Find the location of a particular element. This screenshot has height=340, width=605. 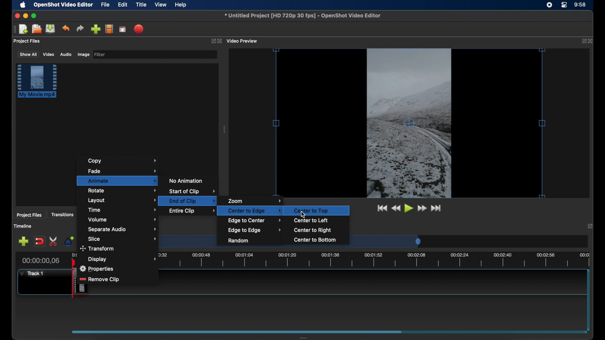

export video is located at coordinates (139, 29).